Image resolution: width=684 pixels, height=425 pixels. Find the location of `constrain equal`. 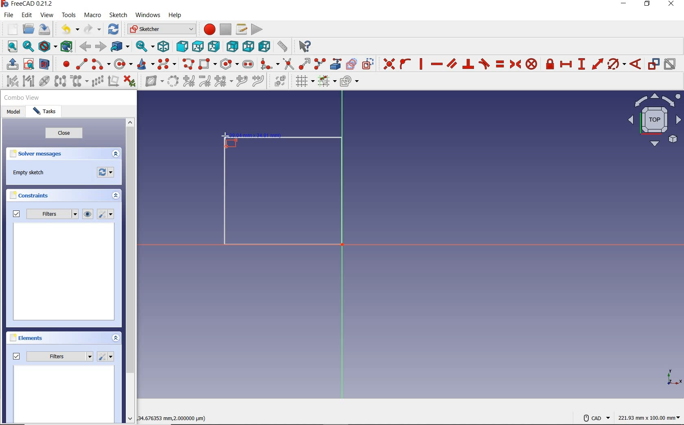

constrain equal is located at coordinates (500, 64).